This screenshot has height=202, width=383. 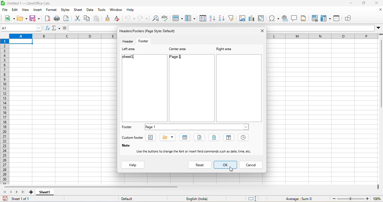 I want to click on use the buttons to change the text or insert field commands such as date,time etc., so click(x=196, y=151).